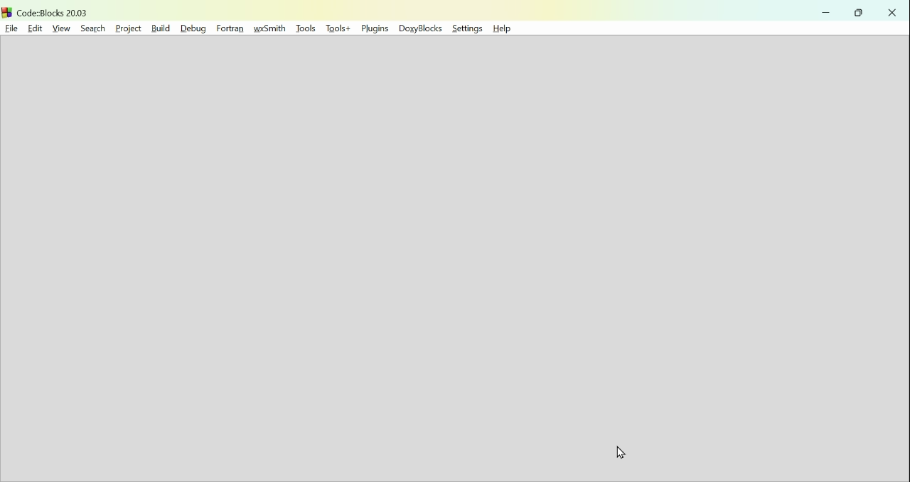  I want to click on Project, so click(127, 28).